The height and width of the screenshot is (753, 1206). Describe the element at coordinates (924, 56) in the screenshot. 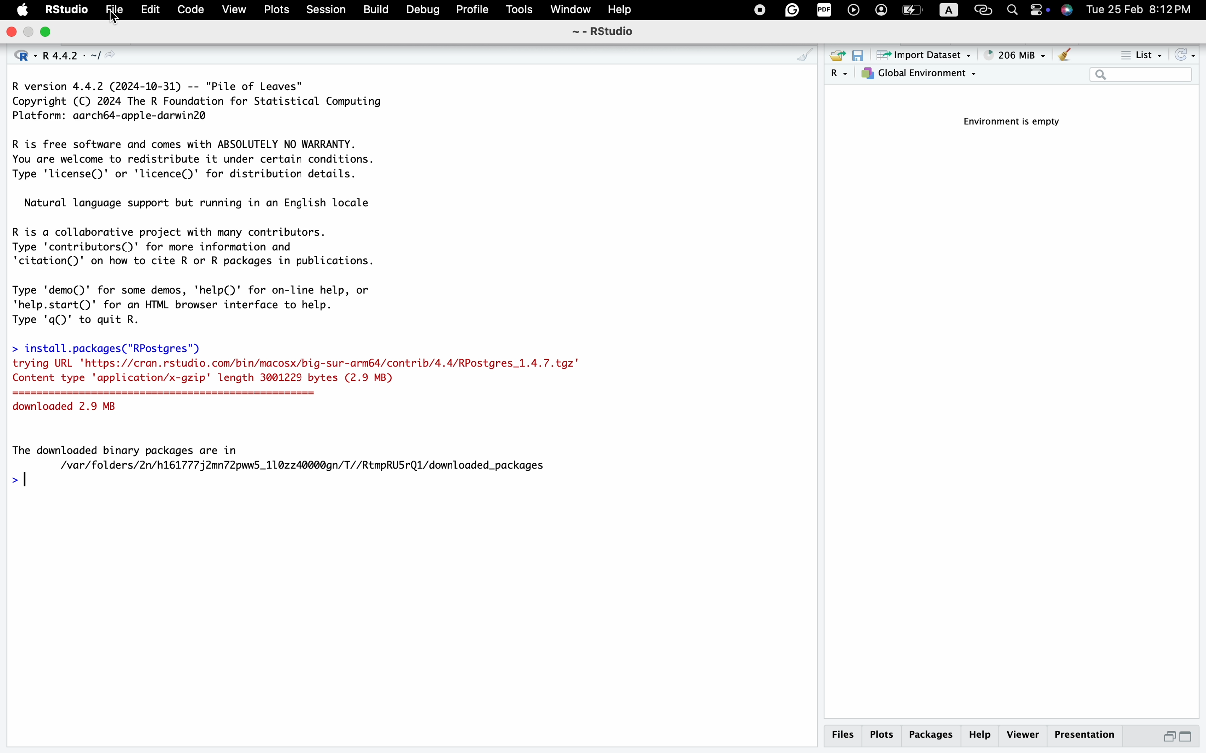

I see `import dataset` at that location.